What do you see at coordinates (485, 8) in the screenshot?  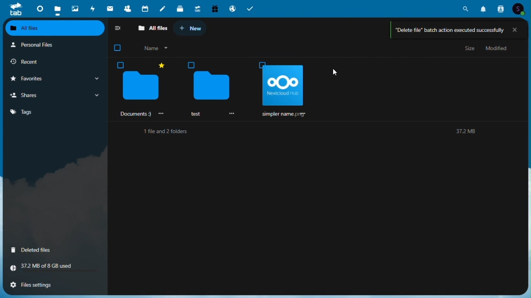 I see `notifications` at bounding box center [485, 8].